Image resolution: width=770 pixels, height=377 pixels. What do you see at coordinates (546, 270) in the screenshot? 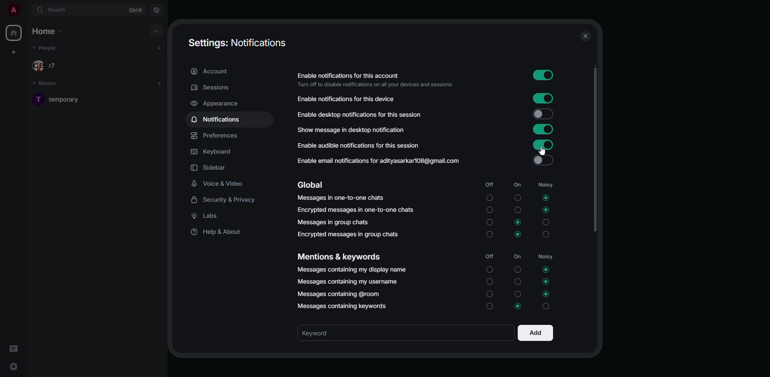
I see `selected` at bounding box center [546, 270].